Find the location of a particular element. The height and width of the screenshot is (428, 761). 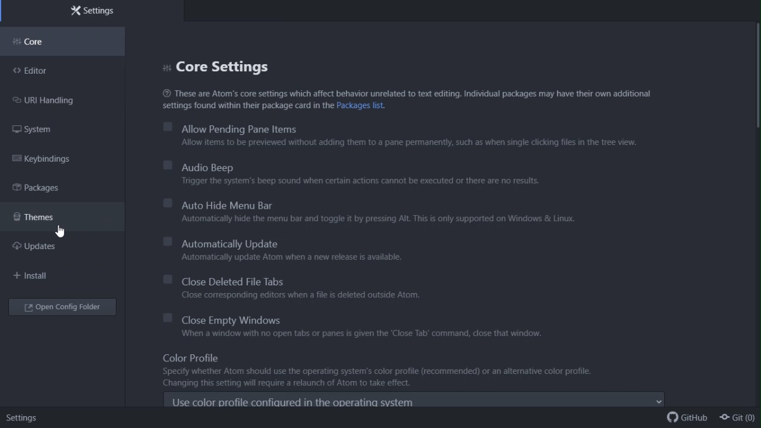

settings is located at coordinates (27, 417).